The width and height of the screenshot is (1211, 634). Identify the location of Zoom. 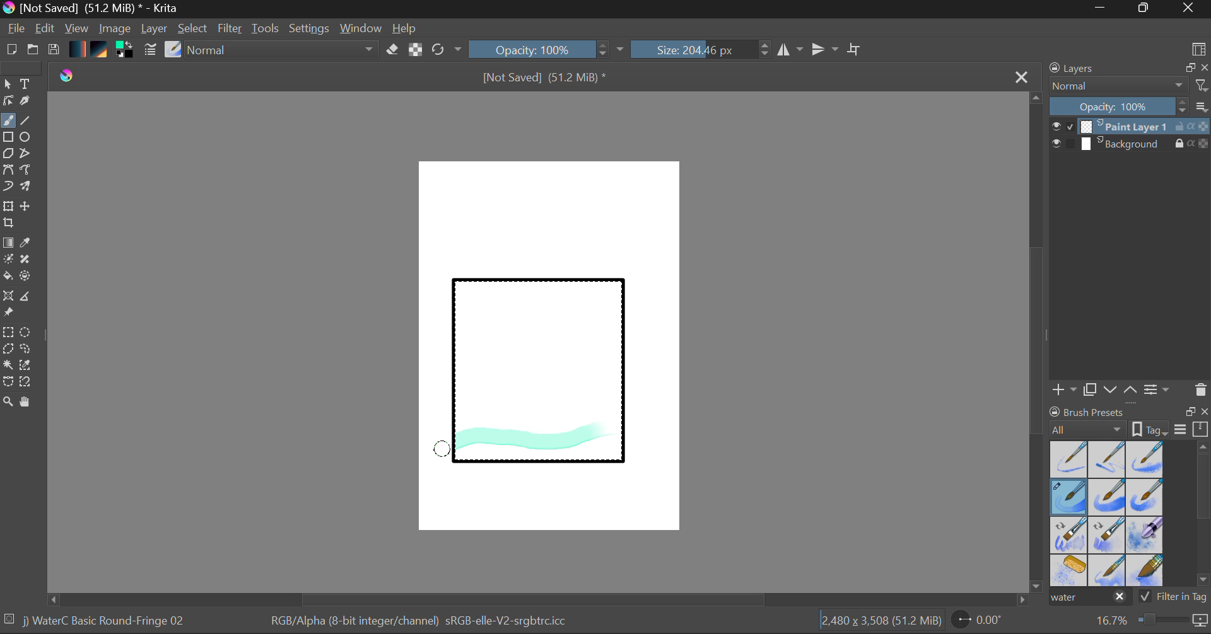
(1150, 621).